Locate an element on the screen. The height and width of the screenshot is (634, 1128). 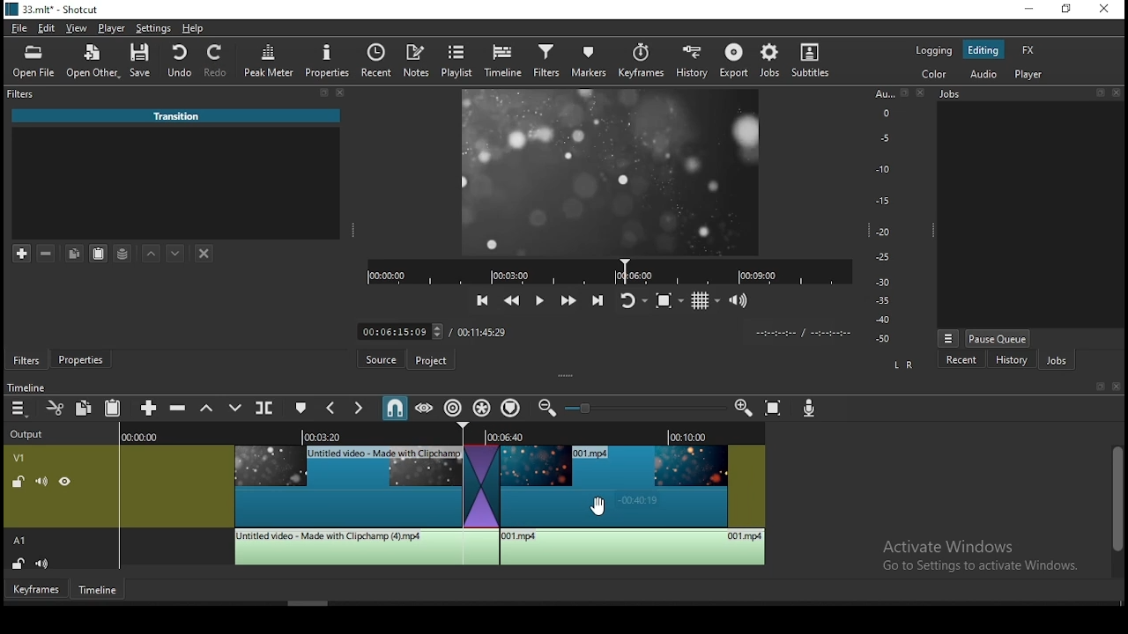
video track is located at coordinates (23, 457).